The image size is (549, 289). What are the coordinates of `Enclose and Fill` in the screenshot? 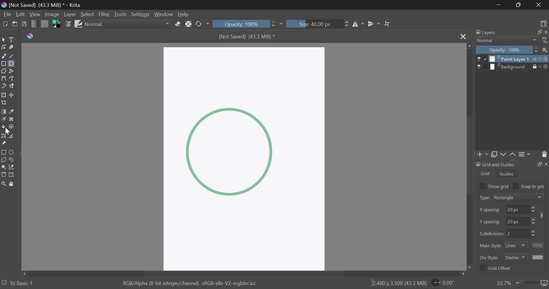 It's located at (12, 127).